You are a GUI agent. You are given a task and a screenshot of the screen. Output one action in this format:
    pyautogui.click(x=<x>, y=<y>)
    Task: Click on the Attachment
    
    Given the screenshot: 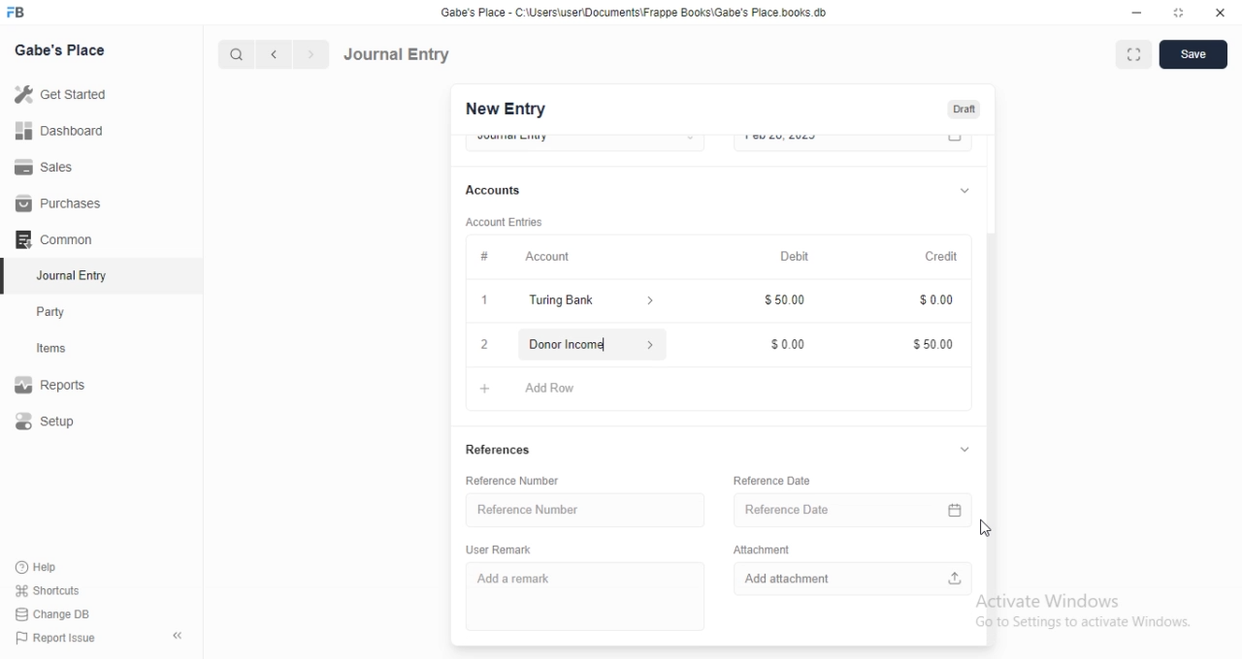 What is the action you would take?
    pyautogui.click(x=762, y=548)
    